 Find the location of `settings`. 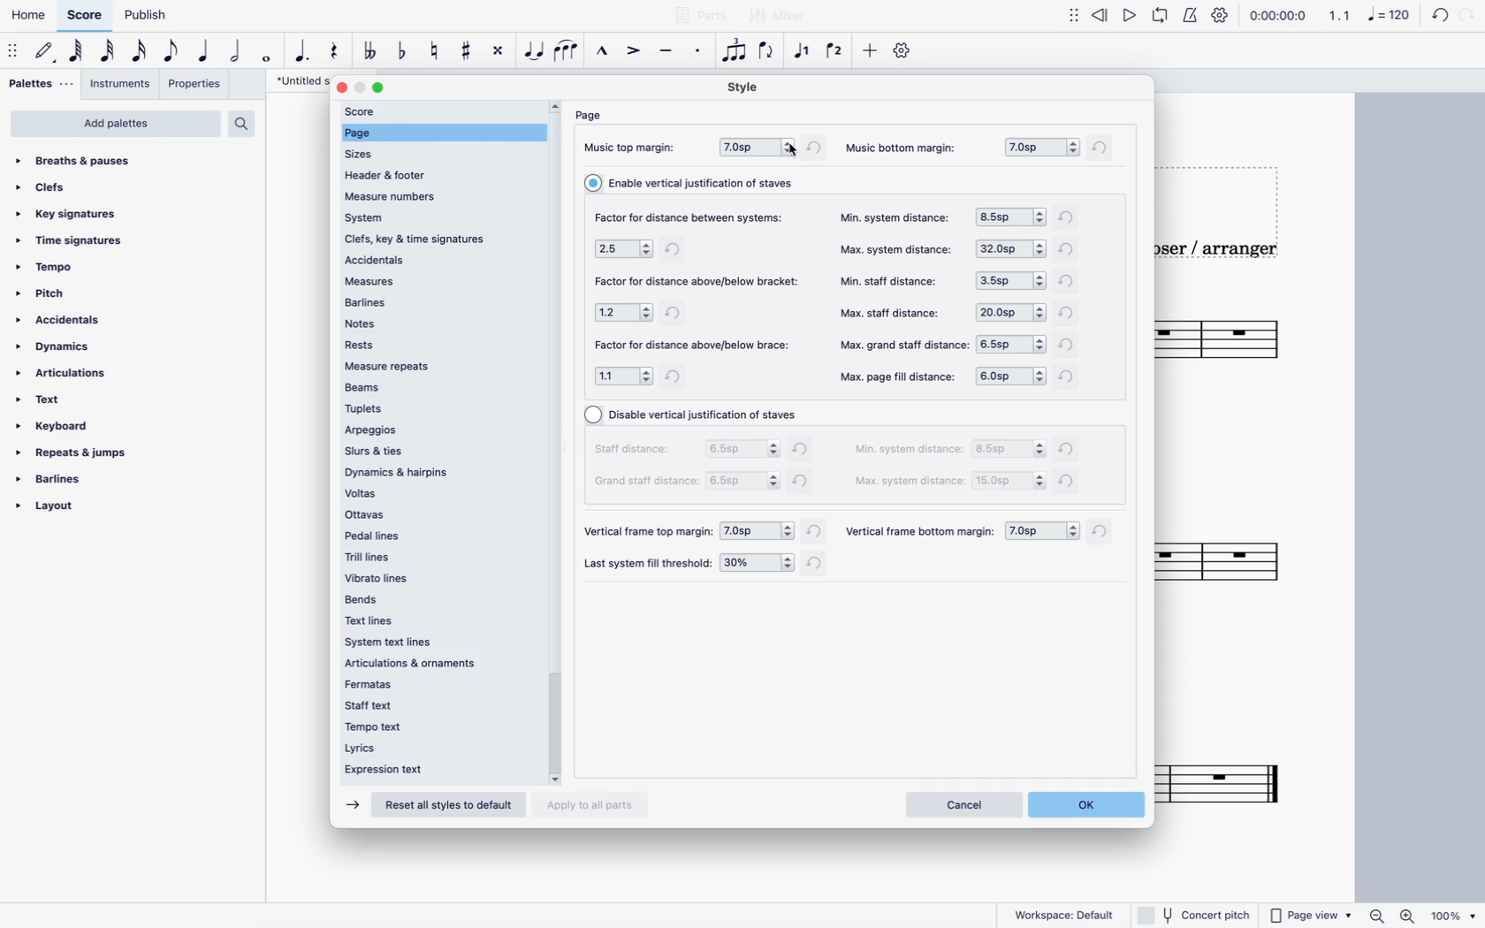

settings is located at coordinates (902, 55).